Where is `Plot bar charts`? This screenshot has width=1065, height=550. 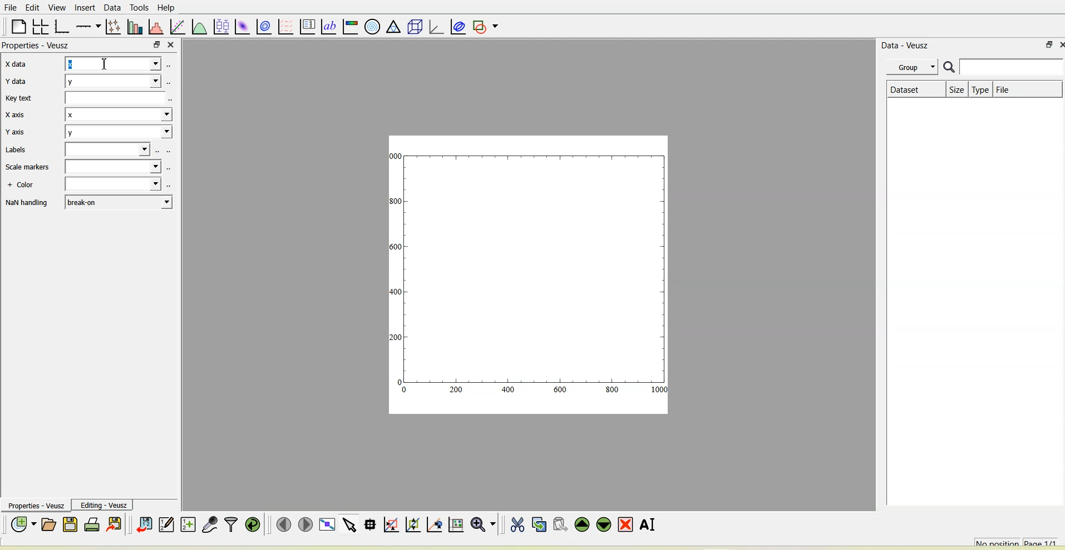 Plot bar charts is located at coordinates (135, 27).